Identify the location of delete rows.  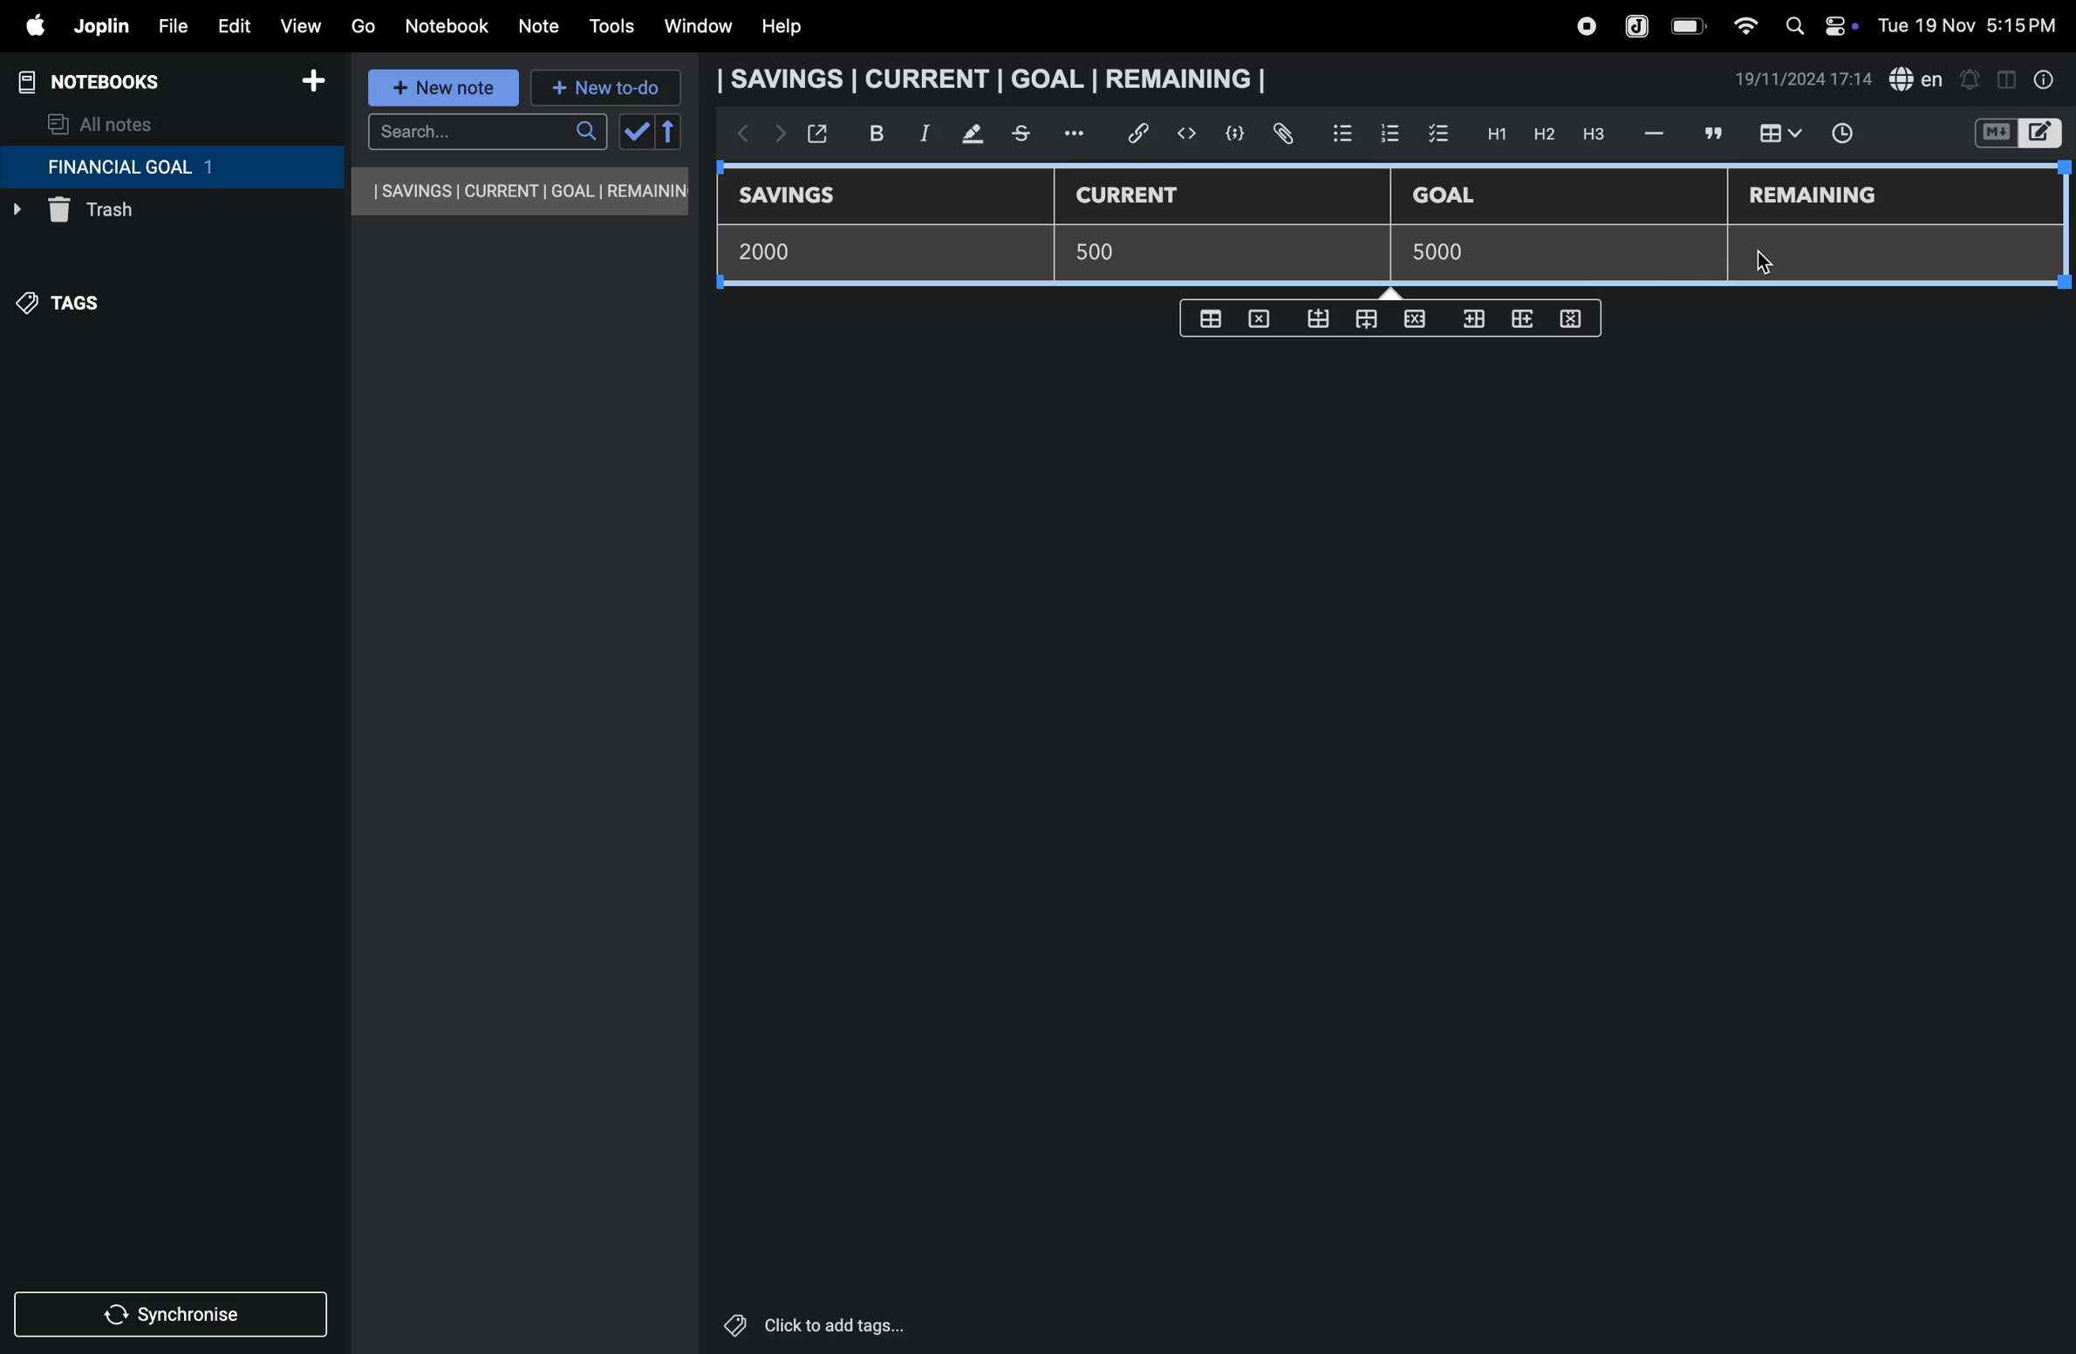
(1572, 318).